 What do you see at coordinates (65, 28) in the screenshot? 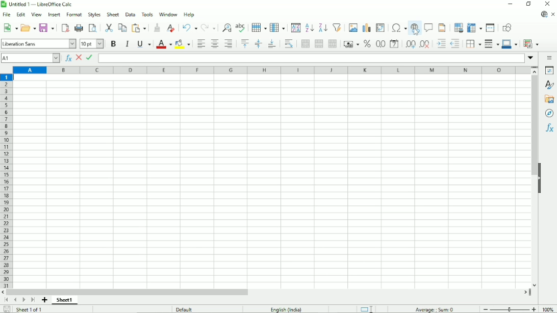
I see `Export directly as PDF` at bounding box center [65, 28].